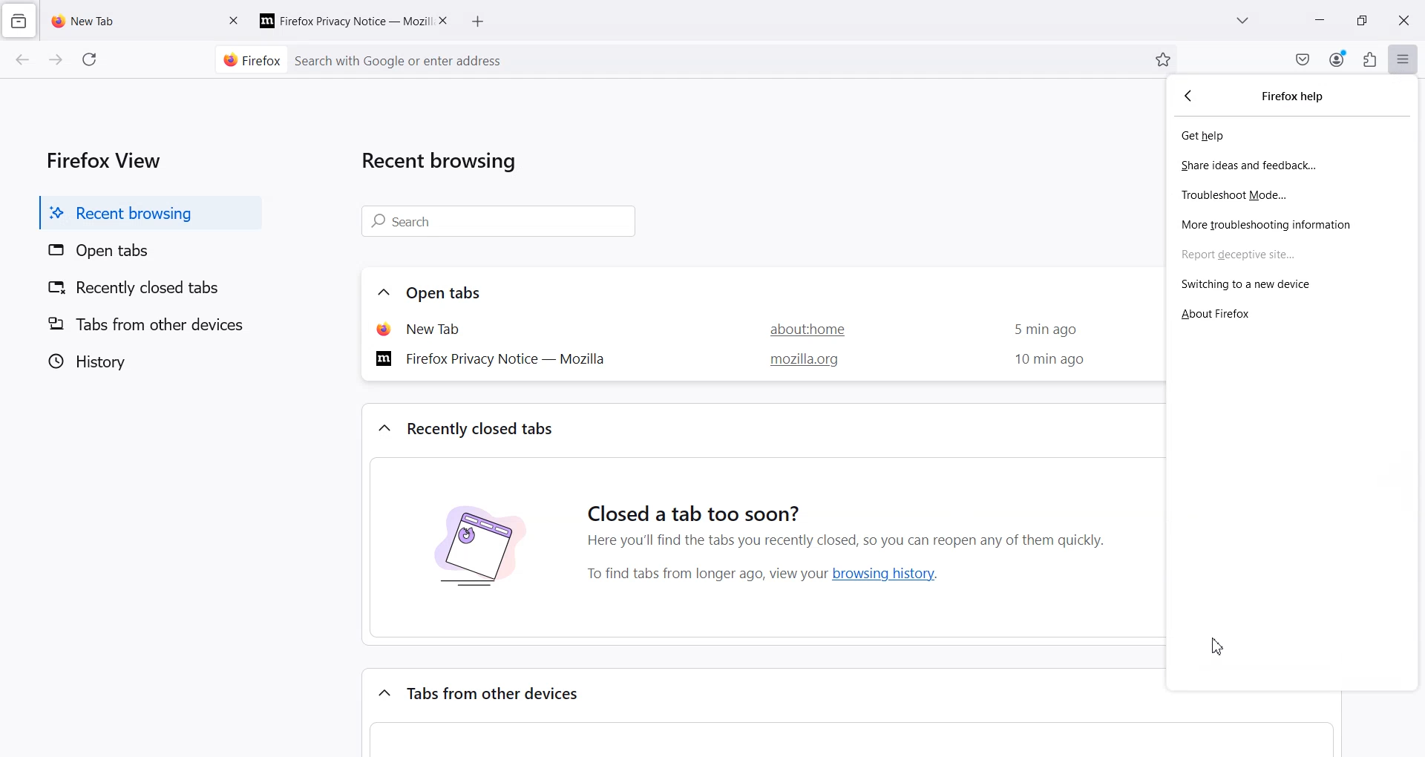 Image resolution: width=1425 pixels, height=757 pixels. I want to click on Minimize, so click(1320, 20).